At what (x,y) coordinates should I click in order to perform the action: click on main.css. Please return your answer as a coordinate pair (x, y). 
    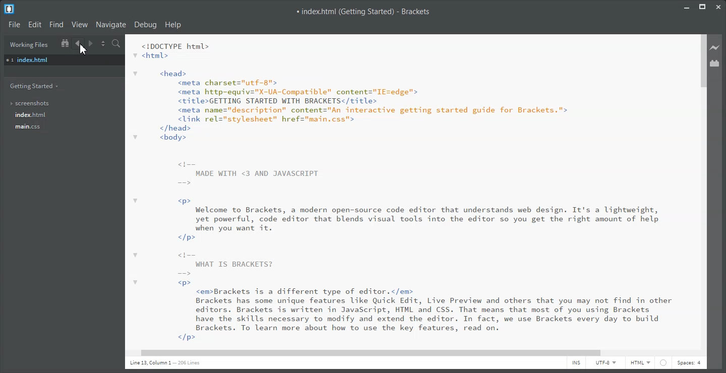
    Looking at the image, I should click on (27, 127).